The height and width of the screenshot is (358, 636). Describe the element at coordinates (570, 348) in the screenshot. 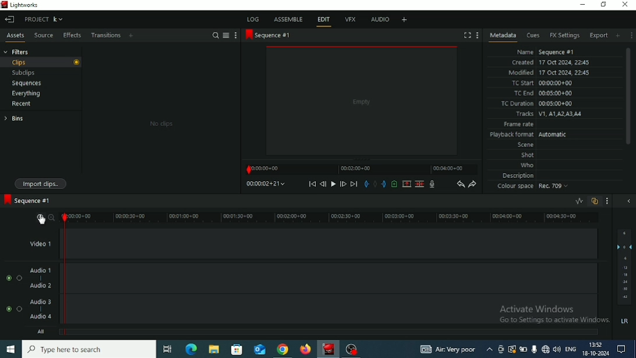

I see `Language` at that location.